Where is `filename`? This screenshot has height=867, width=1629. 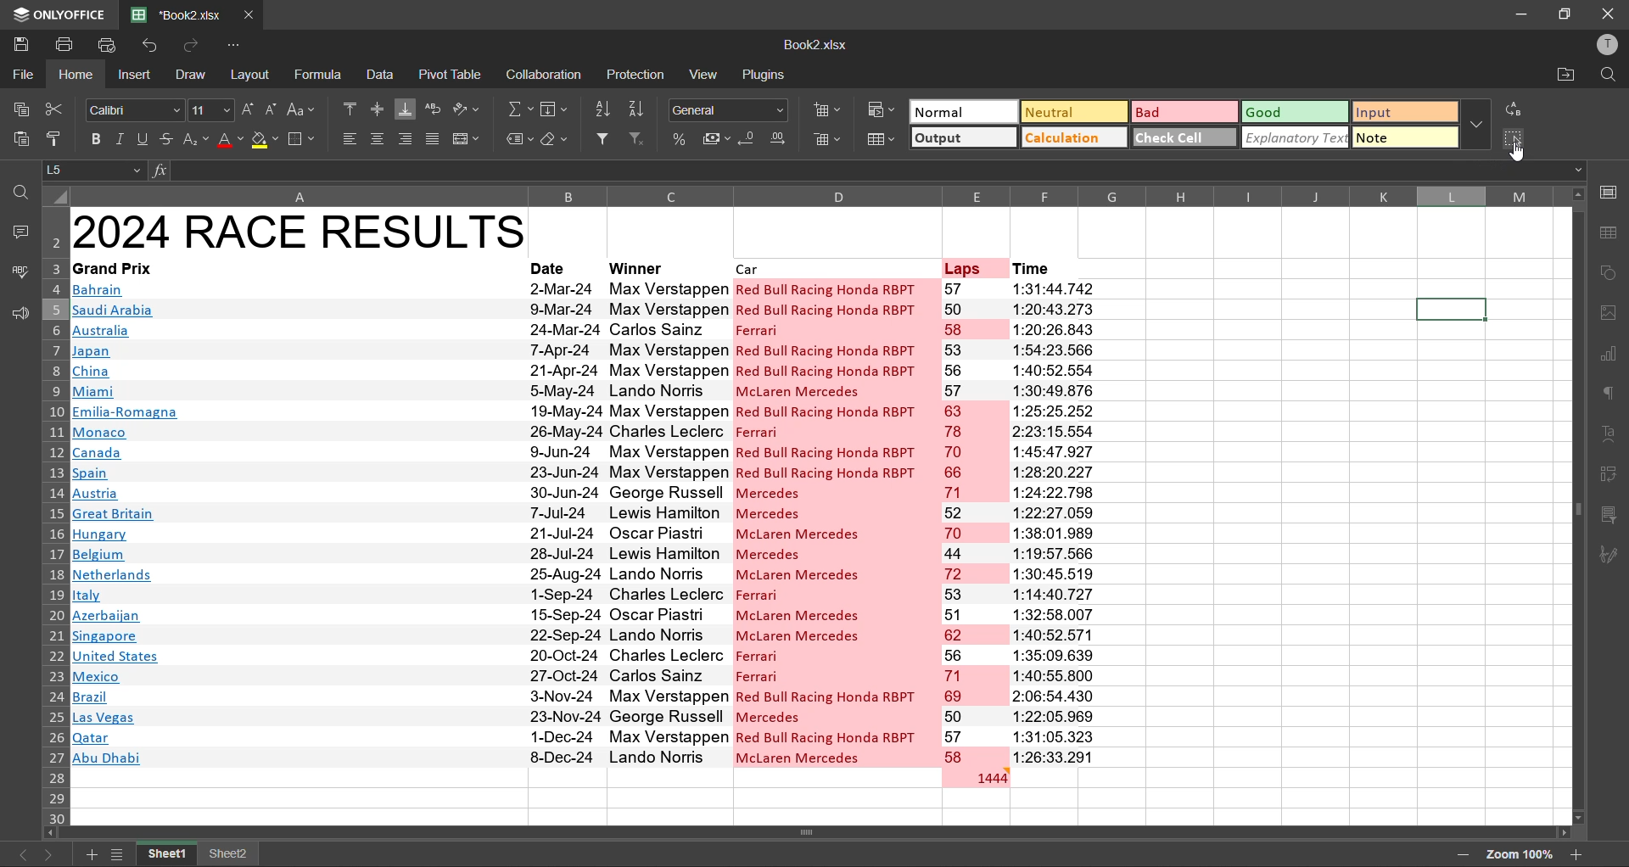
filename is located at coordinates (182, 14).